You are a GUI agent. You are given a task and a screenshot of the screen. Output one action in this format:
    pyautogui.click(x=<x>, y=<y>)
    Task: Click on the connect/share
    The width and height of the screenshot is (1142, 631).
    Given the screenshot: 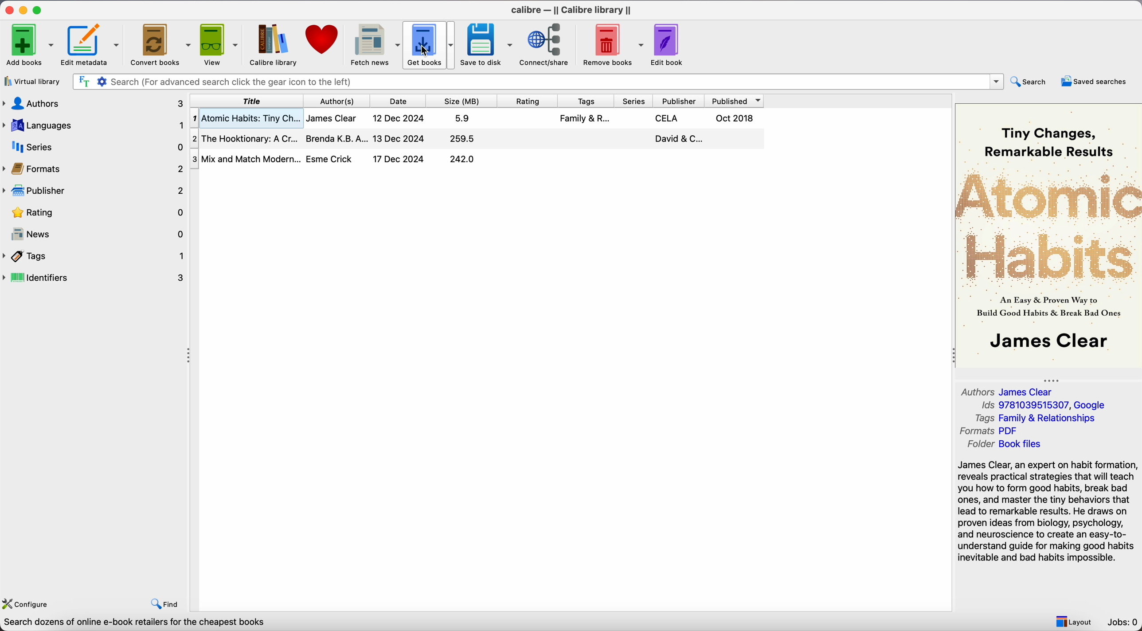 What is the action you would take?
    pyautogui.click(x=546, y=45)
    